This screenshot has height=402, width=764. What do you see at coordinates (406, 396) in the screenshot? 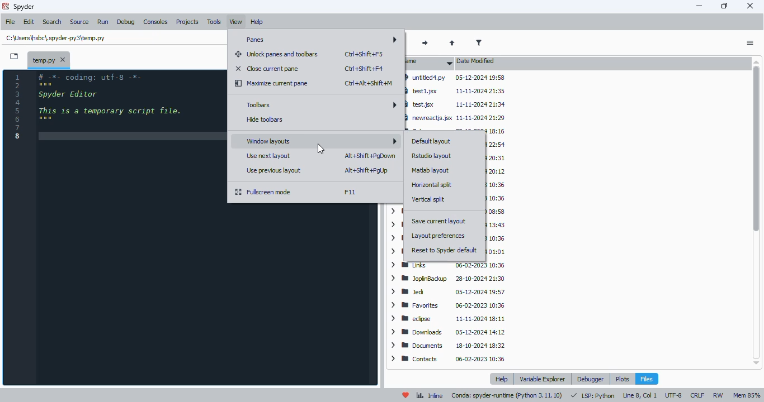
I see `help spyder!` at bounding box center [406, 396].